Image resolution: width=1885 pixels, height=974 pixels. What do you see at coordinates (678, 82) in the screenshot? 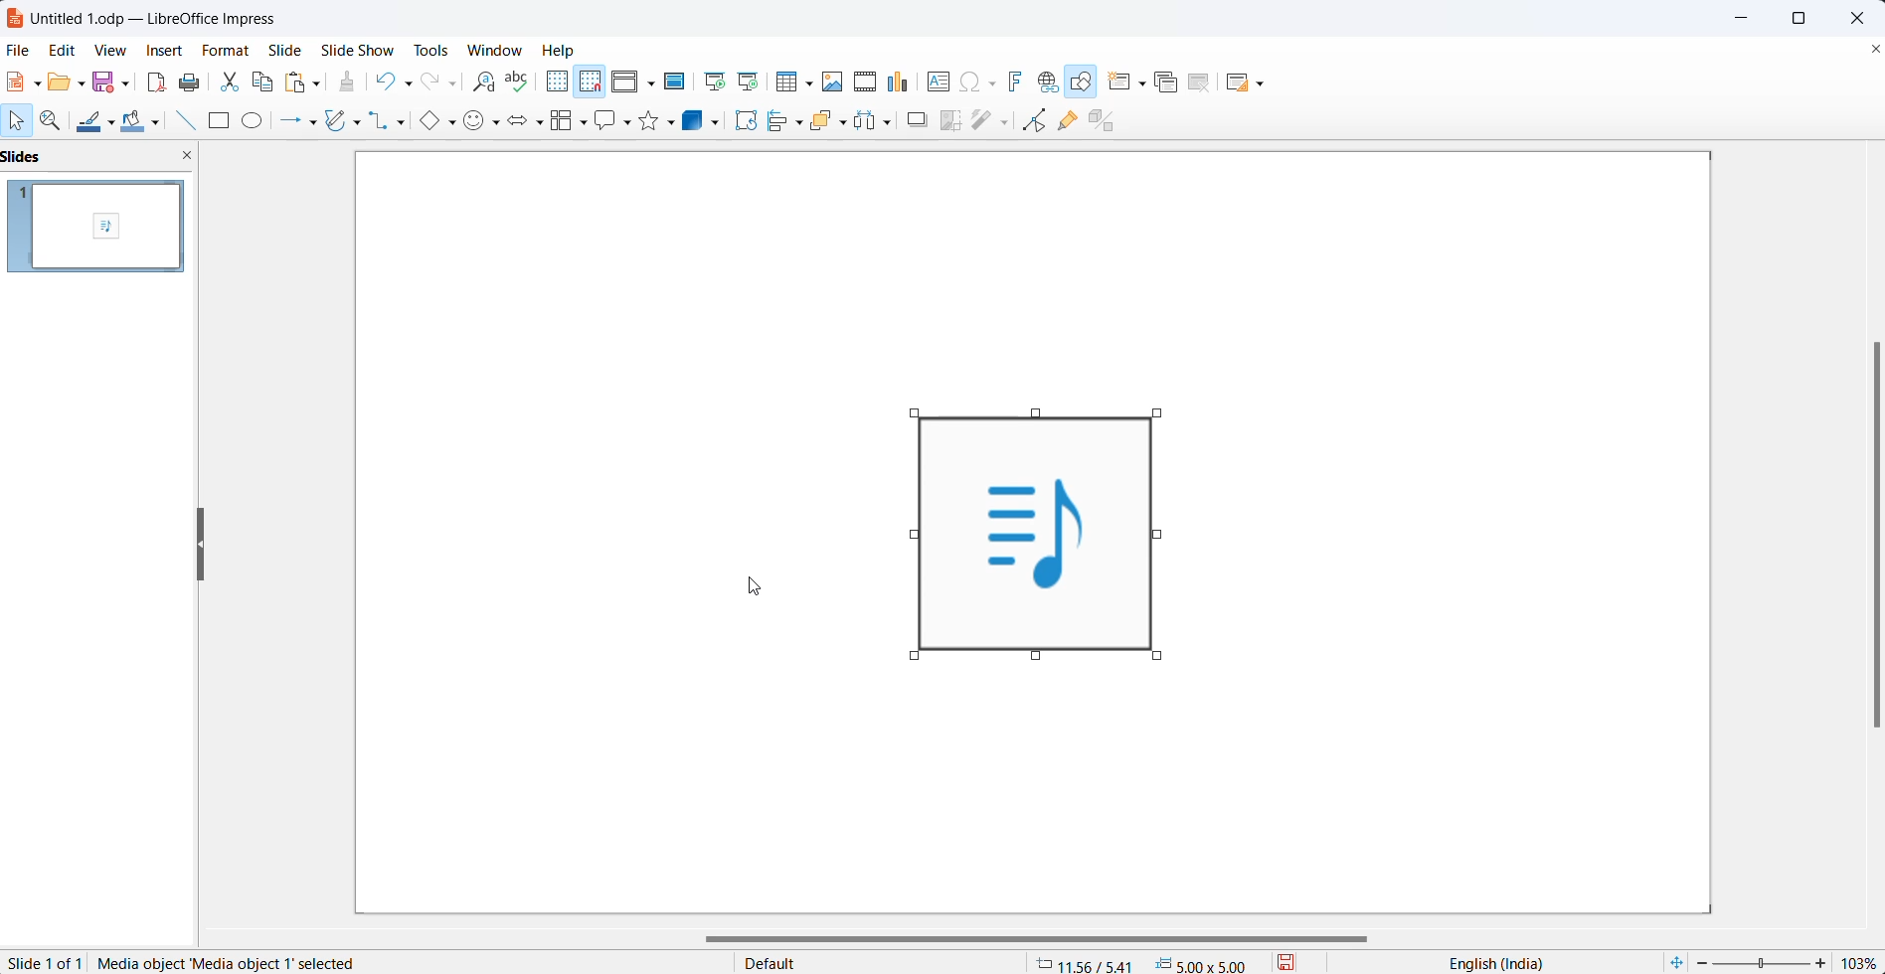
I see `master slide` at bounding box center [678, 82].